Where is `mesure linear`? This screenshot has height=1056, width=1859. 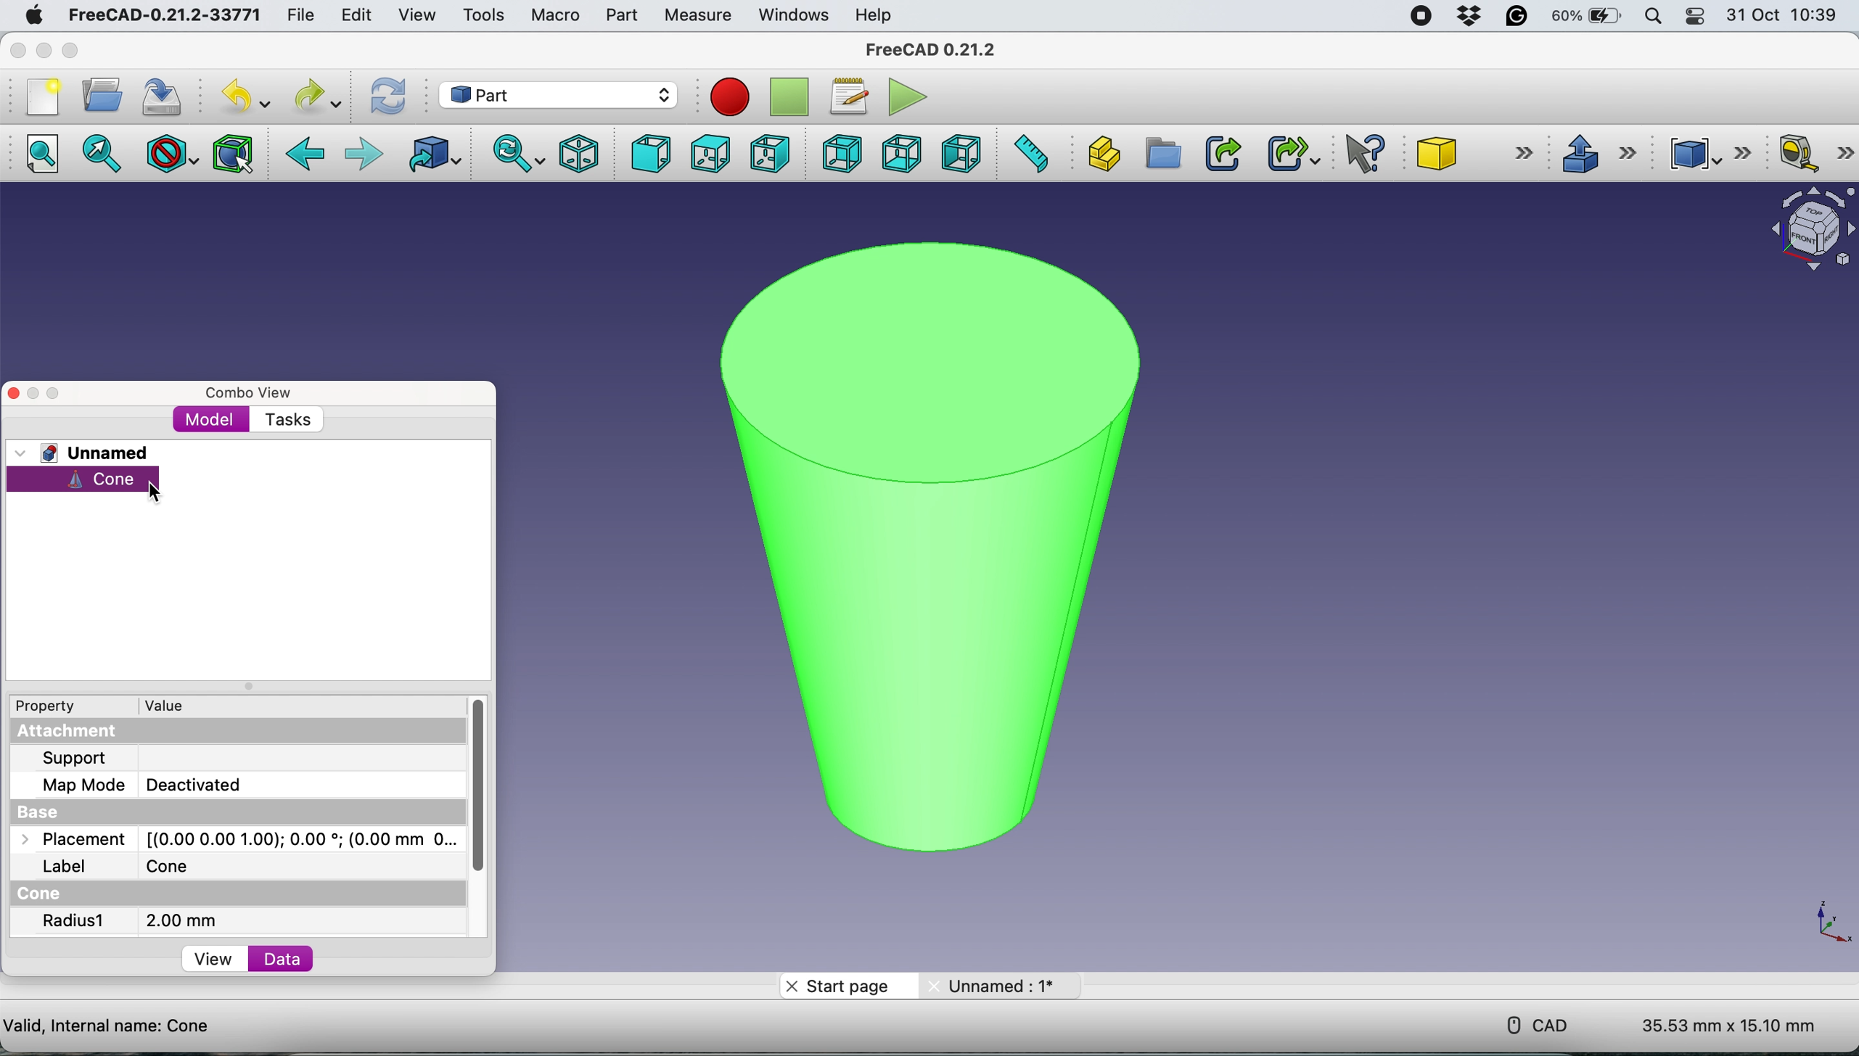
mesure linear is located at coordinates (1810, 155).